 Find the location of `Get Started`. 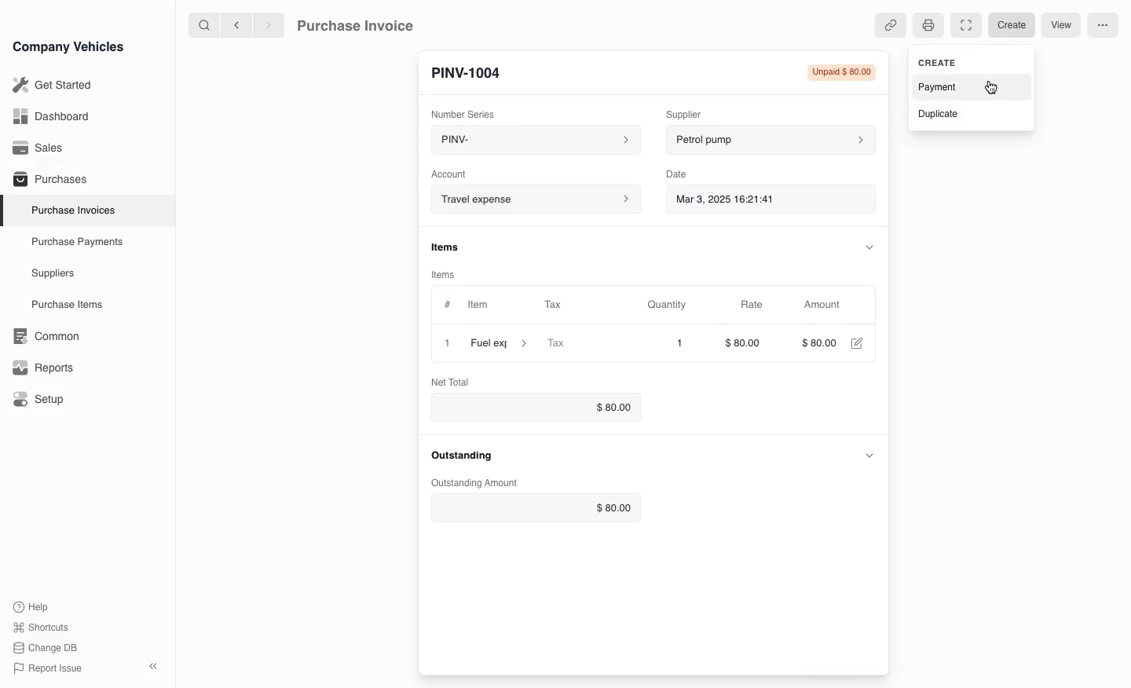

Get Started is located at coordinates (49, 85).